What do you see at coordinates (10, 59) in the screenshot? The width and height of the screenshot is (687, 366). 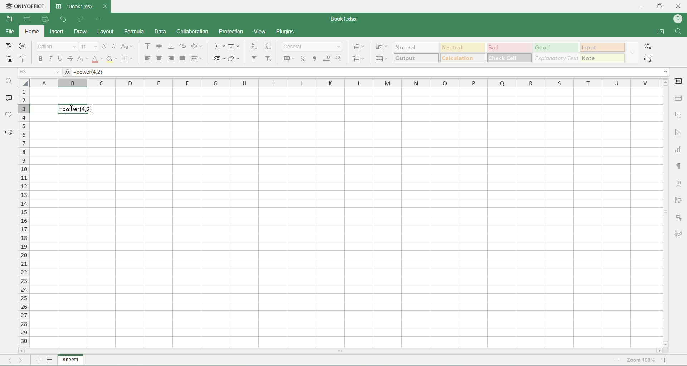 I see `paste` at bounding box center [10, 59].